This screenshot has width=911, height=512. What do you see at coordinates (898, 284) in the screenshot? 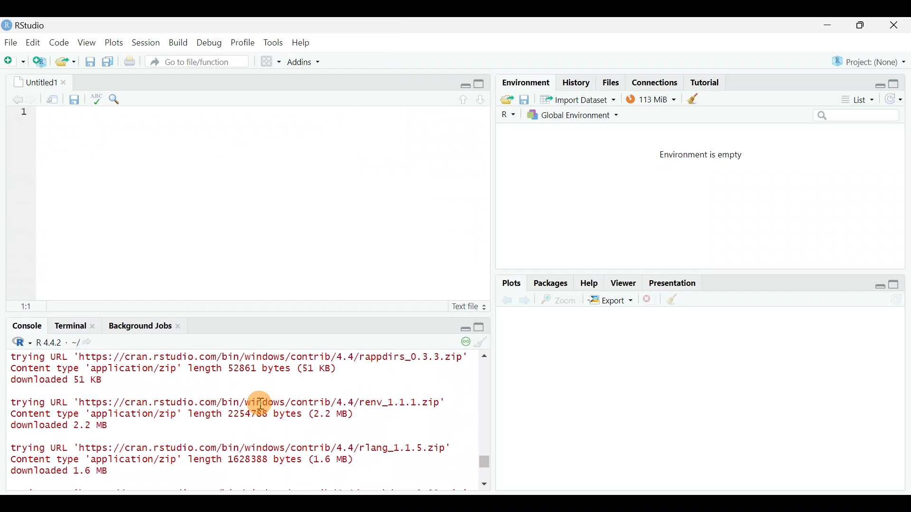
I see `maximize` at bounding box center [898, 284].